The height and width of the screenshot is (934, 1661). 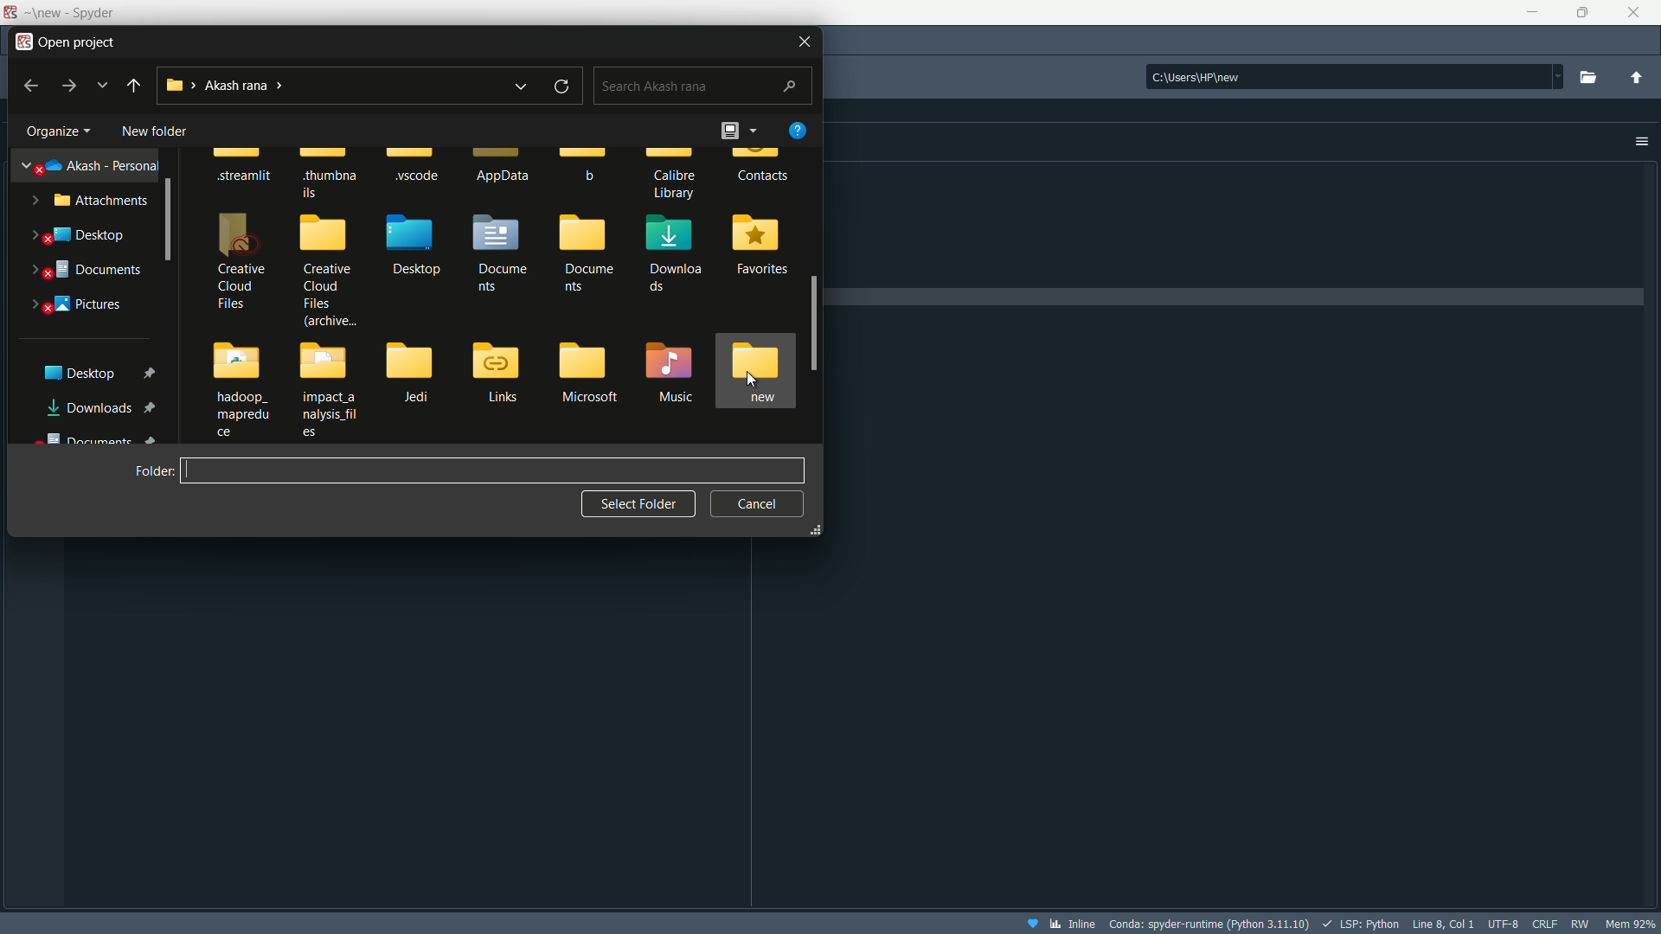 I want to click on forward, so click(x=70, y=86).